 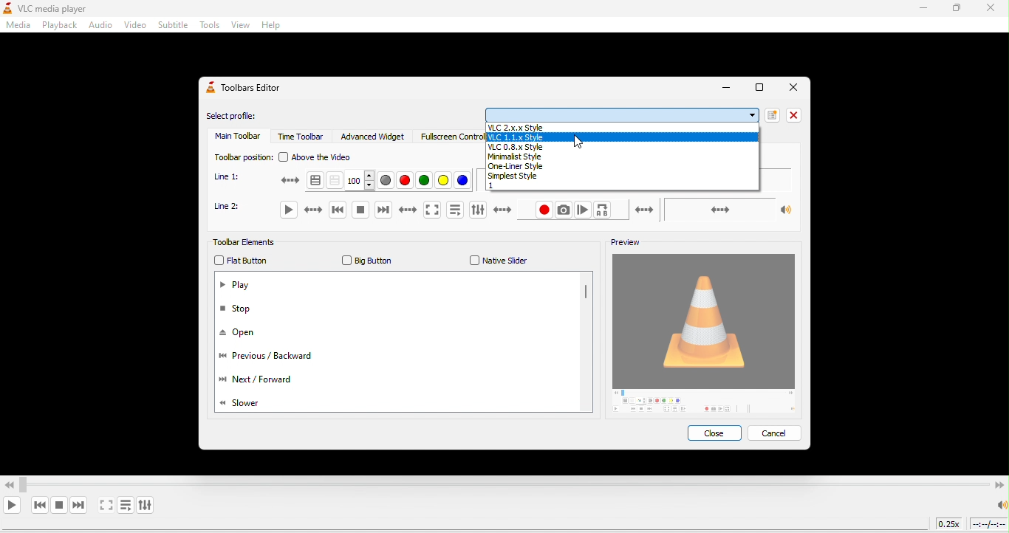 What do you see at coordinates (624, 157) in the screenshot?
I see `minimal style` at bounding box center [624, 157].